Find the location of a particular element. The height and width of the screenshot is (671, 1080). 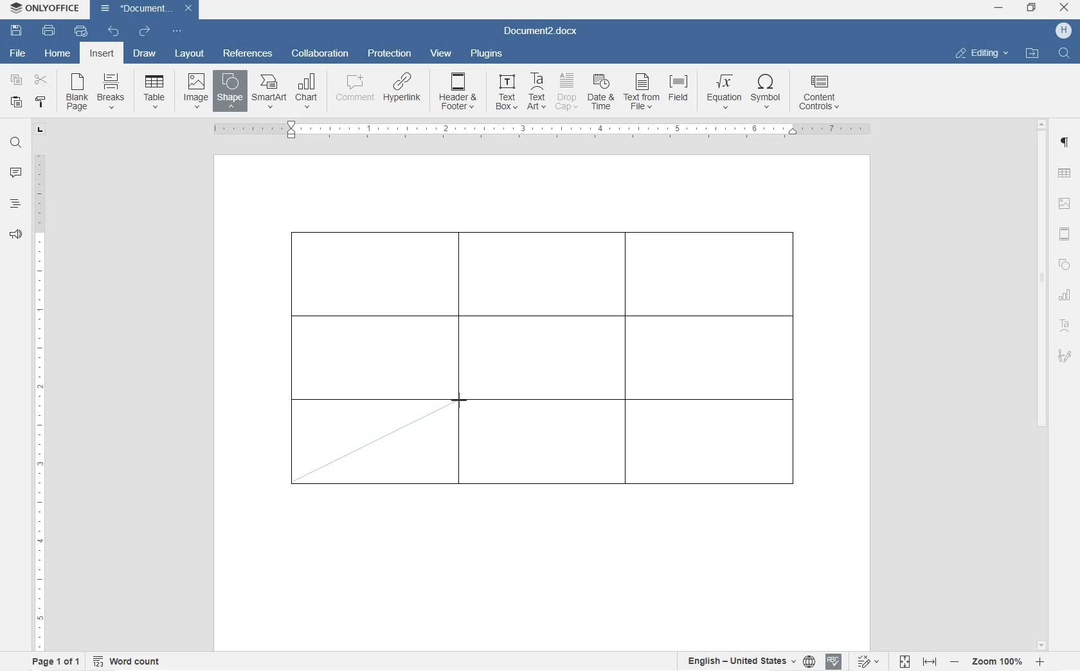

paragraph settings is located at coordinates (1065, 143).